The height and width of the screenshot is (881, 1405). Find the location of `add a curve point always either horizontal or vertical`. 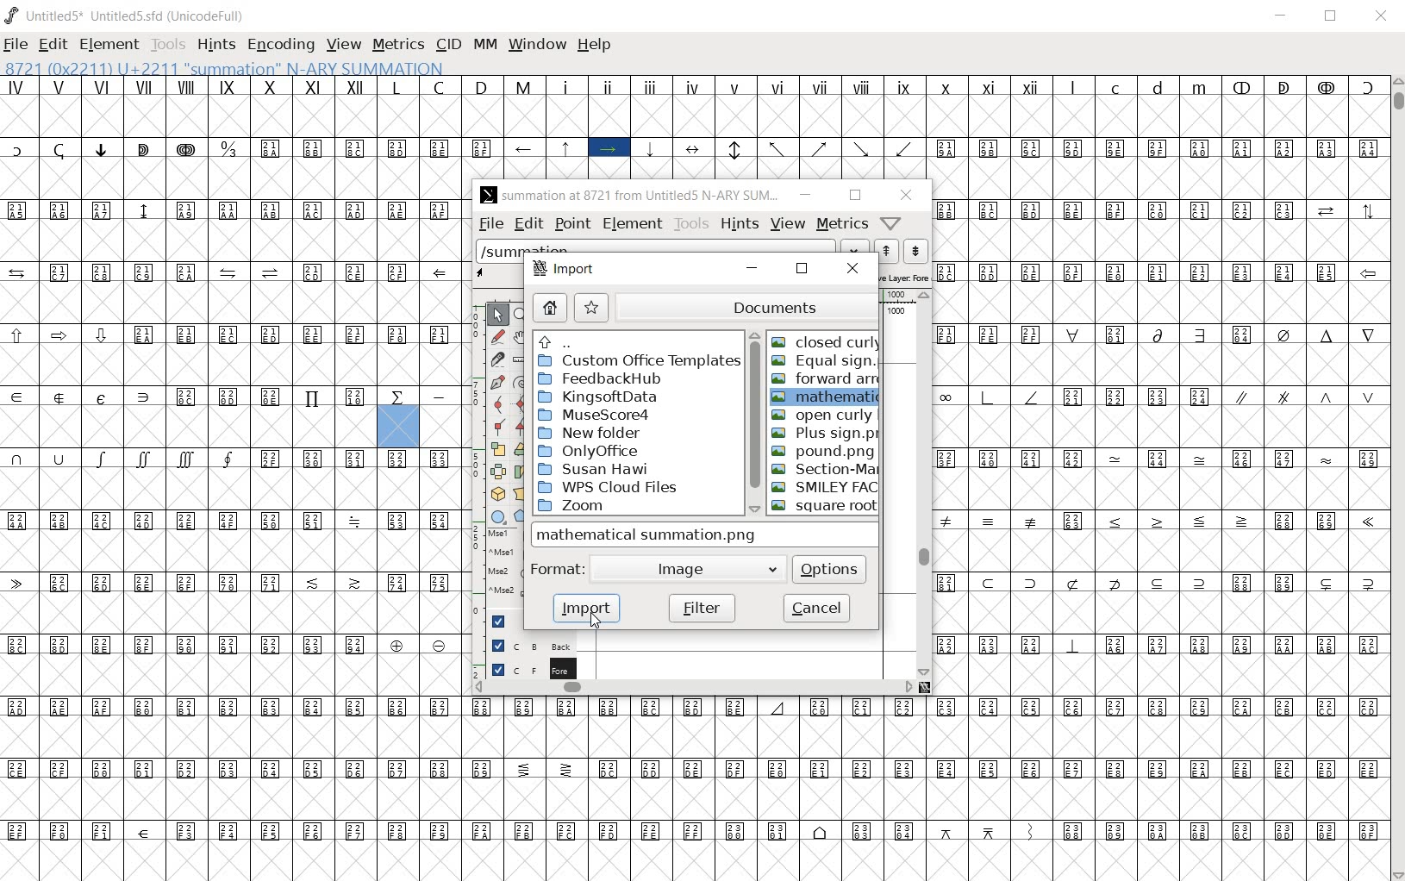

add a curve point always either horizontal or vertical is located at coordinates (521, 404).